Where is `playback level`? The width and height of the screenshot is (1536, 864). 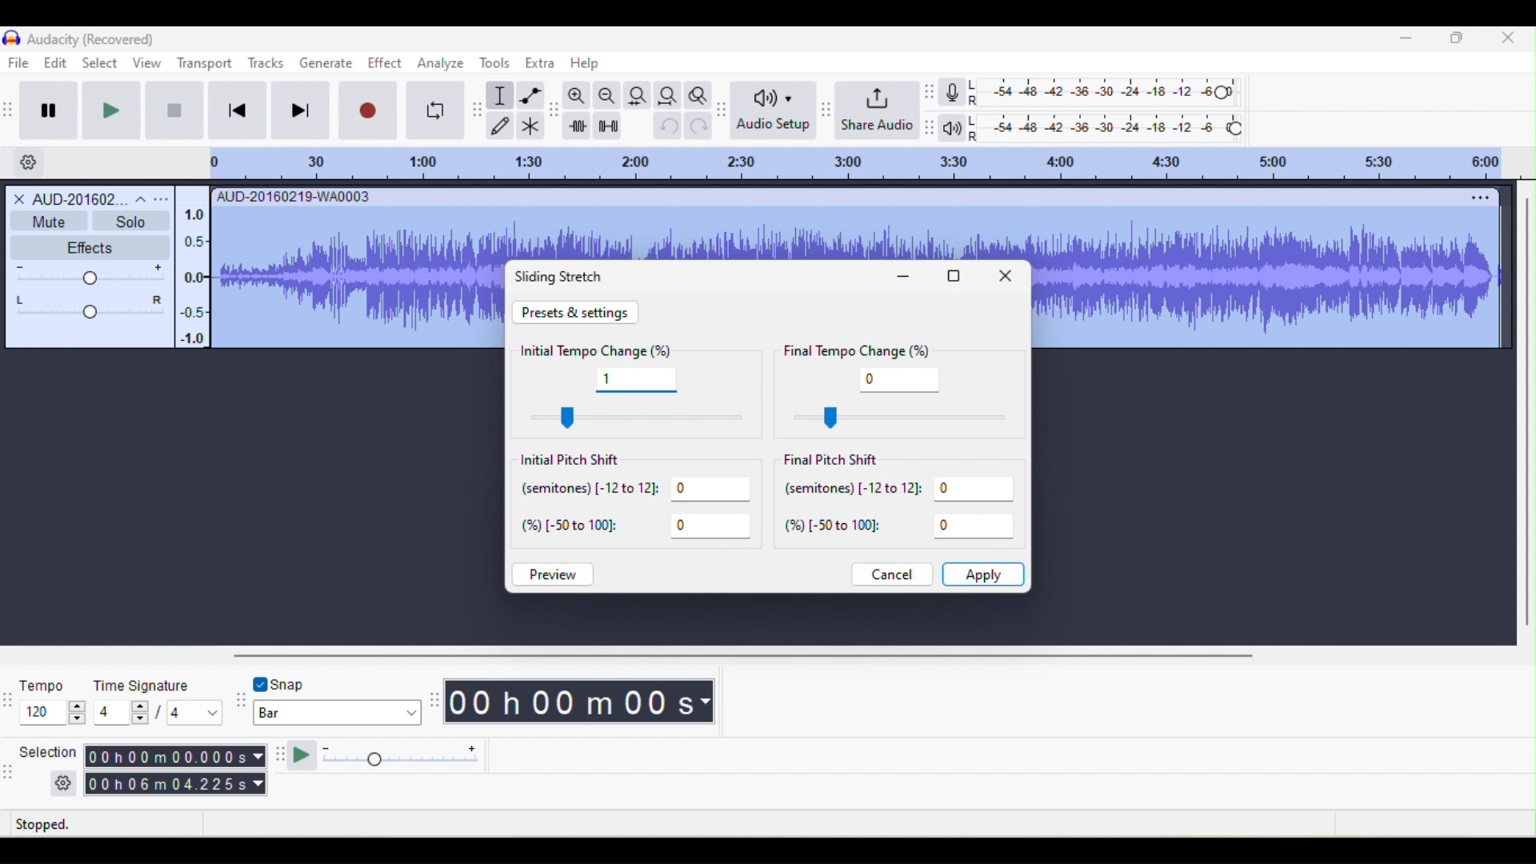 playback level is located at coordinates (1106, 126).